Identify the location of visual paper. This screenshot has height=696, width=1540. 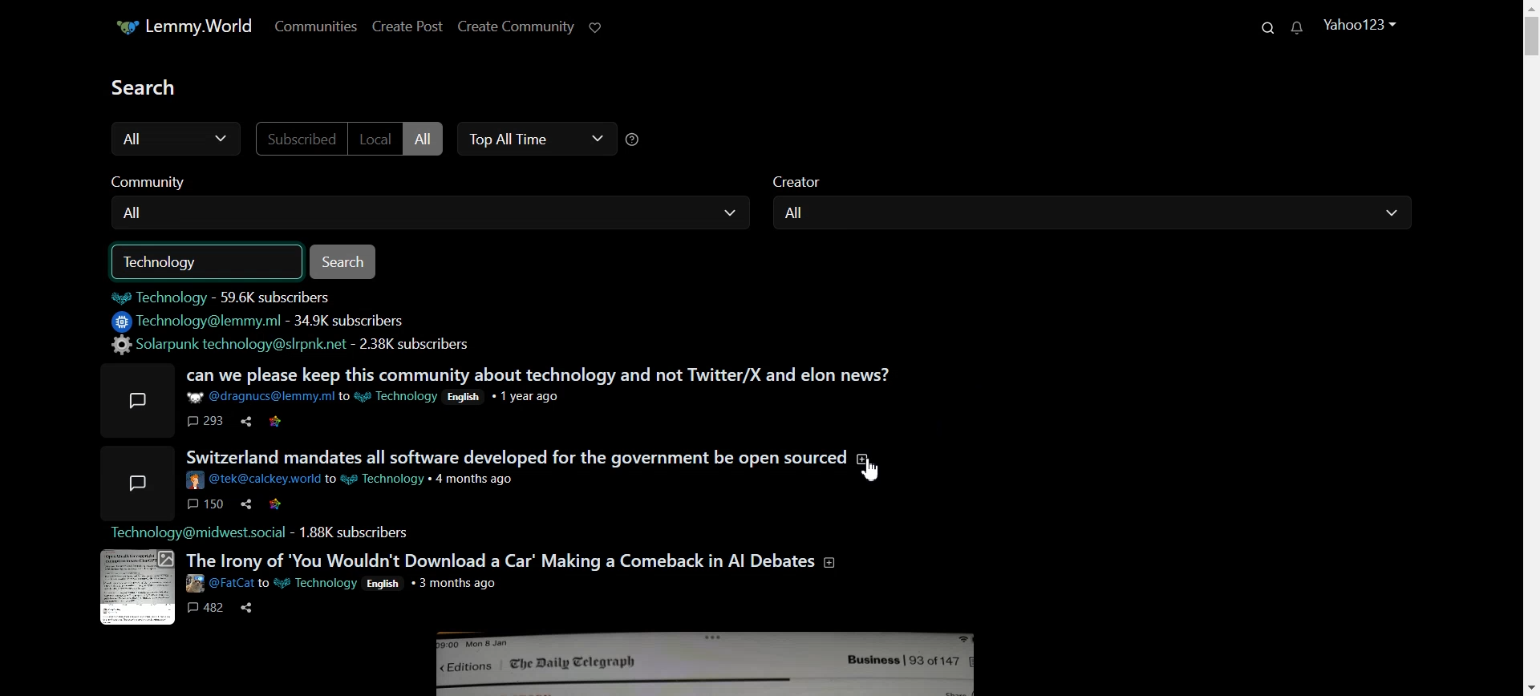
(138, 588).